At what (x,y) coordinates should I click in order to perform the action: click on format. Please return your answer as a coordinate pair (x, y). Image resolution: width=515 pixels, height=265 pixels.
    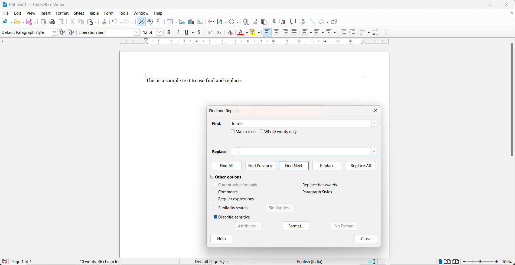
    Looking at the image, I should click on (296, 226).